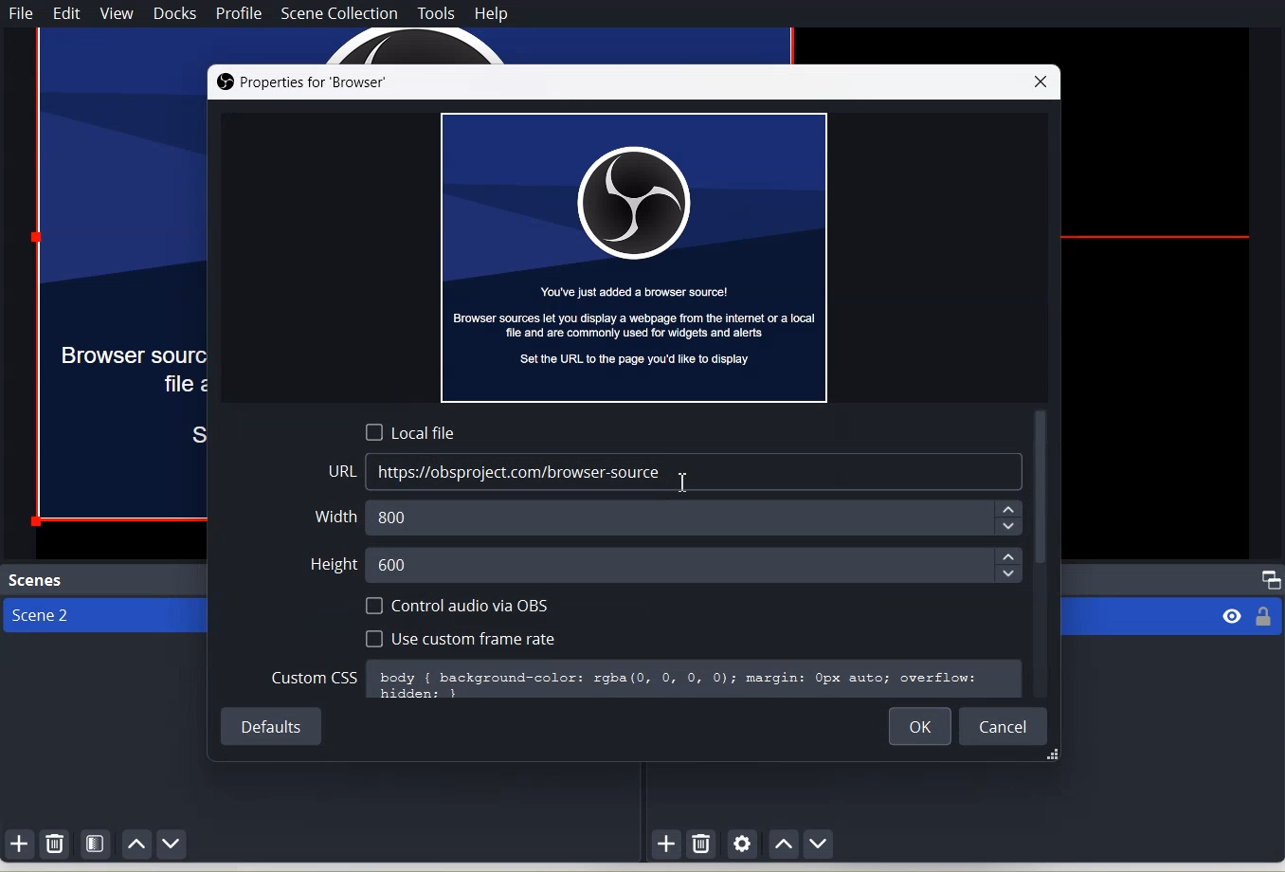 Image resolution: width=1285 pixels, height=872 pixels. What do you see at coordinates (694, 471) in the screenshot?
I see `https://obsproject.com/browser-source` at bounding box center [694, 471].